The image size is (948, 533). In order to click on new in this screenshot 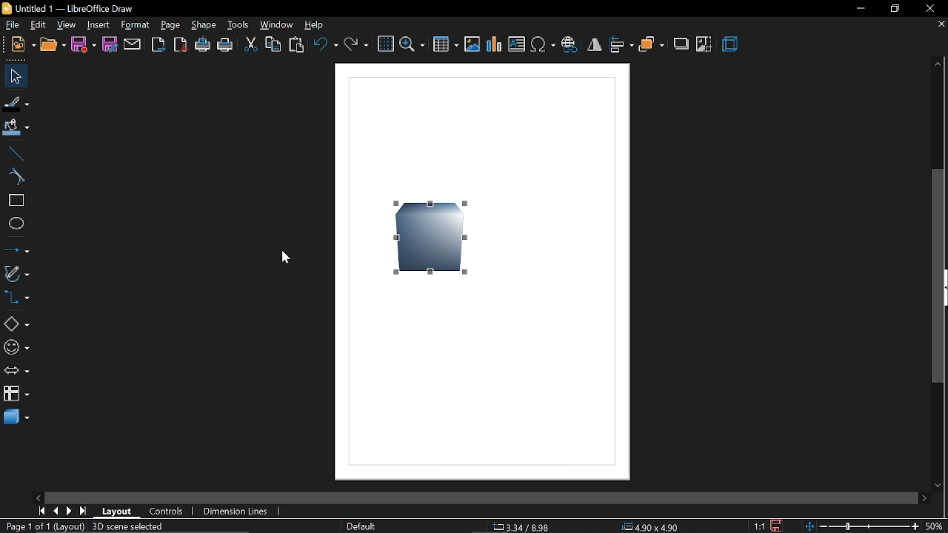, I will do `click(22, 45)`.